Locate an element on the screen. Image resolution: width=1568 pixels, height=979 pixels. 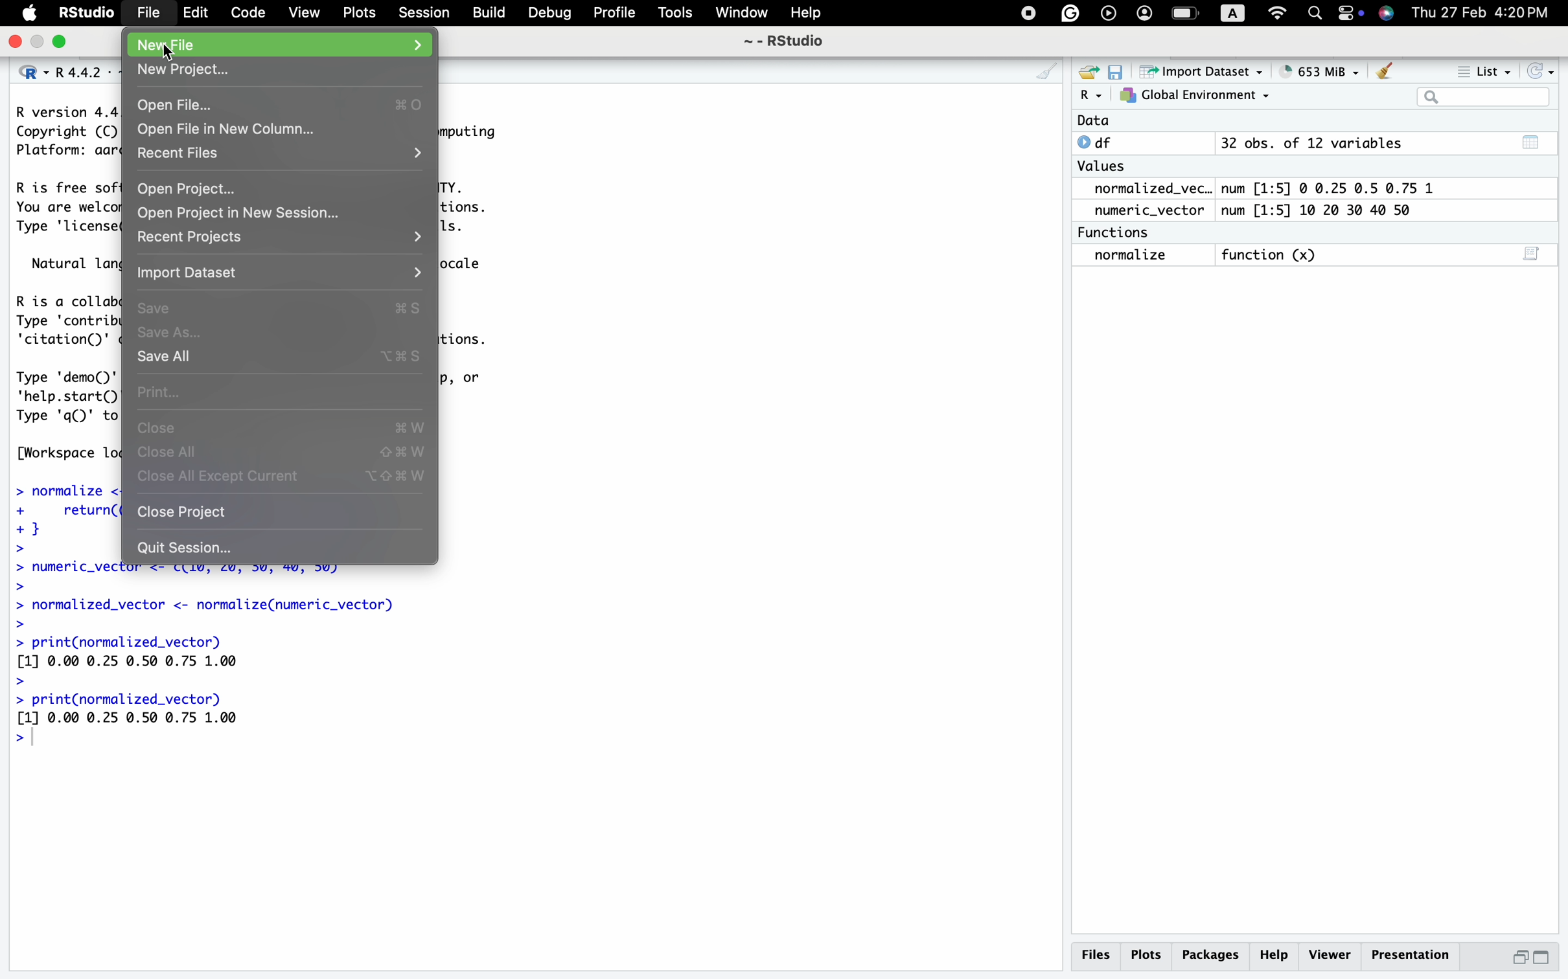
Plots is located at coordinates (1147, 954).